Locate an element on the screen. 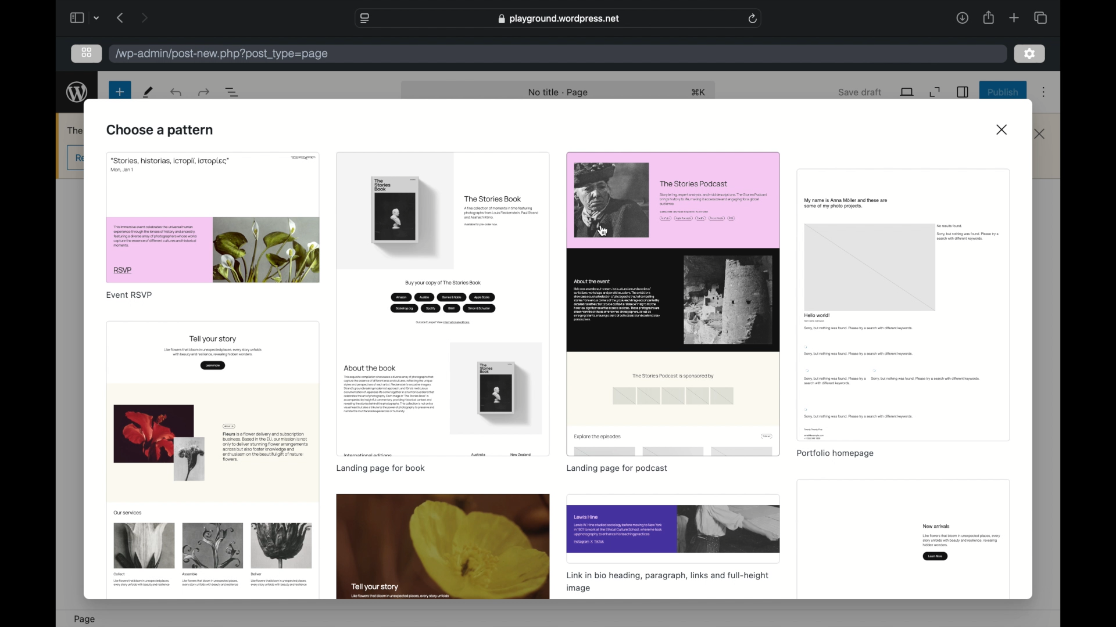 The height and width of the screenshot is (627, 1116). preview is located at coordinates (675, 529).